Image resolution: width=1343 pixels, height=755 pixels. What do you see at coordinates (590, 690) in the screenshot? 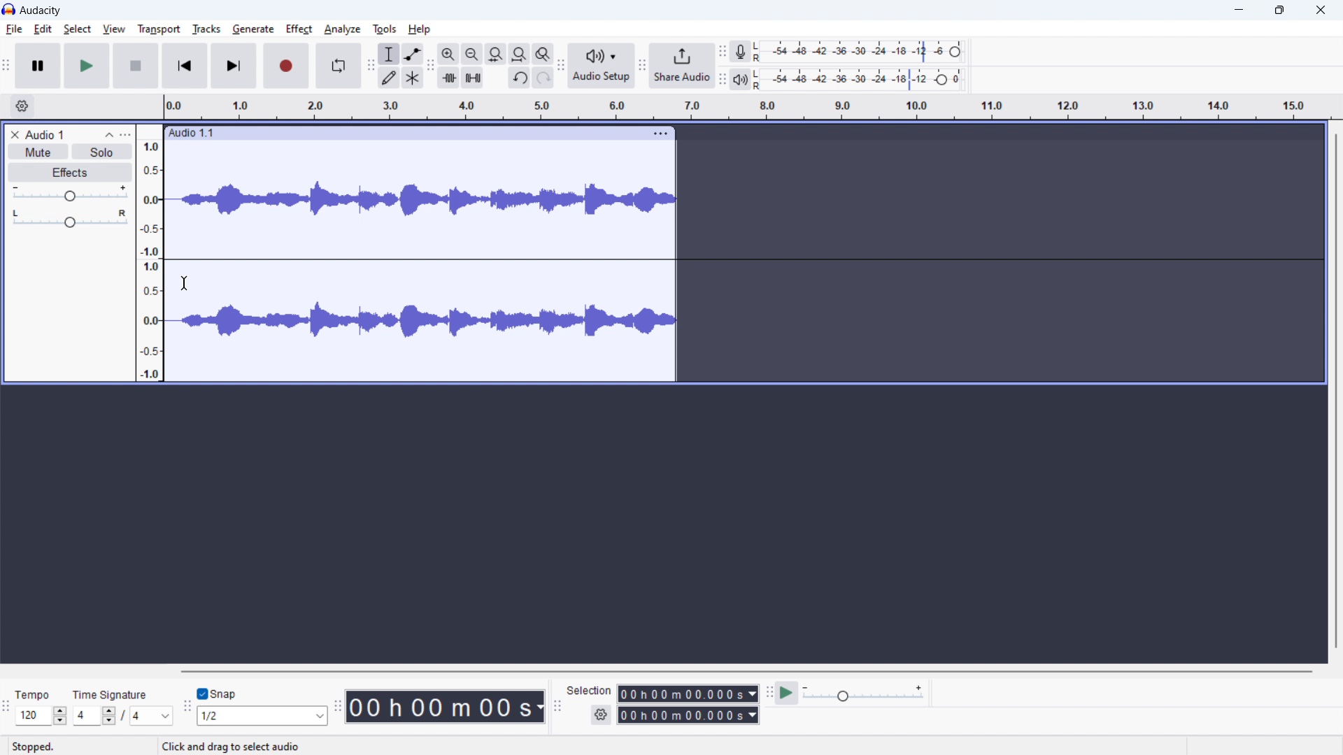
I see `selection` at bounding box center [590, 690].